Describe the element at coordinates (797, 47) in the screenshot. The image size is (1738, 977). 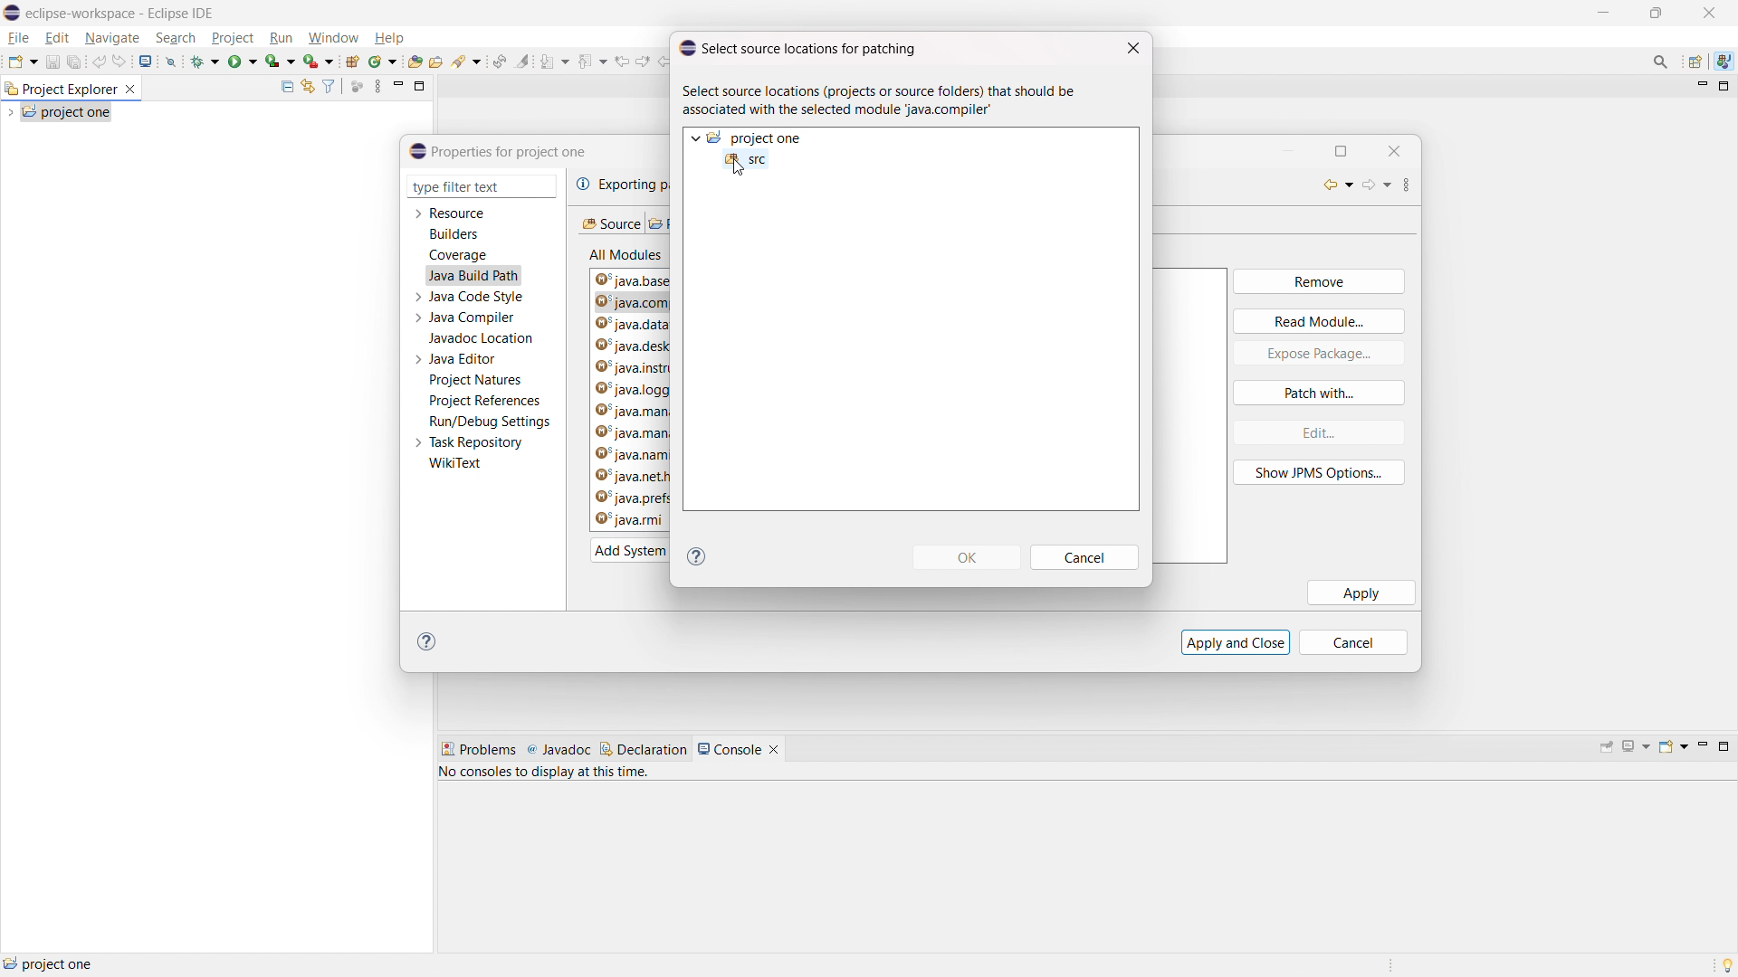
I see `select source locations for patching` at that location.